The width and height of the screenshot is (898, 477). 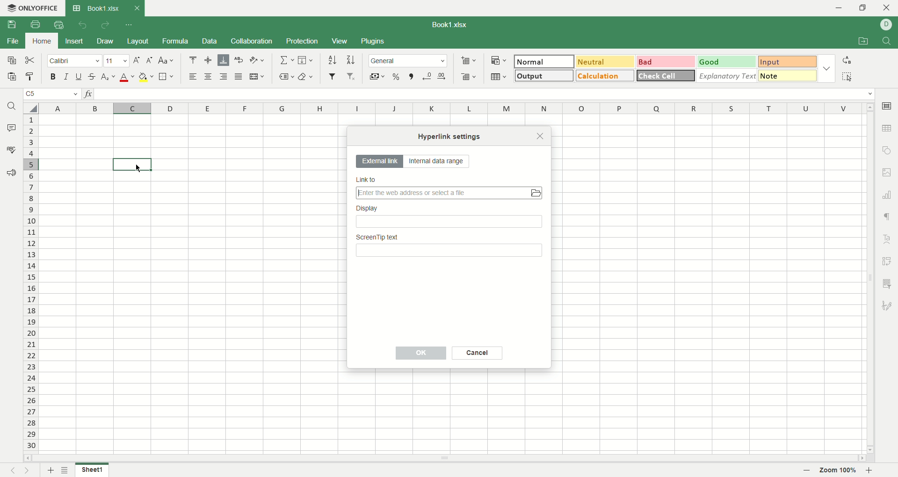 What do you see at coordinates (352, 77) in the screenshot?
I see `remove filter` at bounding box center [352, 77].